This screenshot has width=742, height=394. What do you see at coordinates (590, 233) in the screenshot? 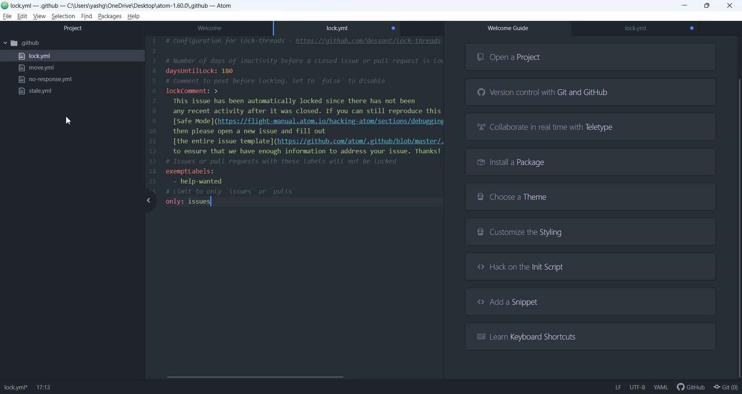
I see `Customize the Styling` at bounding box center [590, 233].